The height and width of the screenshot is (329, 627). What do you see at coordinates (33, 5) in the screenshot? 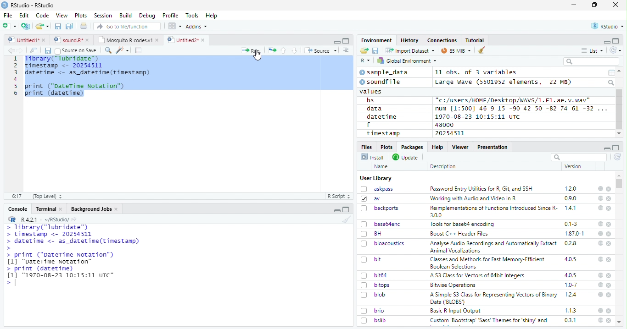
I see `RStudio - RStudio` at bounding box center [33, 5].